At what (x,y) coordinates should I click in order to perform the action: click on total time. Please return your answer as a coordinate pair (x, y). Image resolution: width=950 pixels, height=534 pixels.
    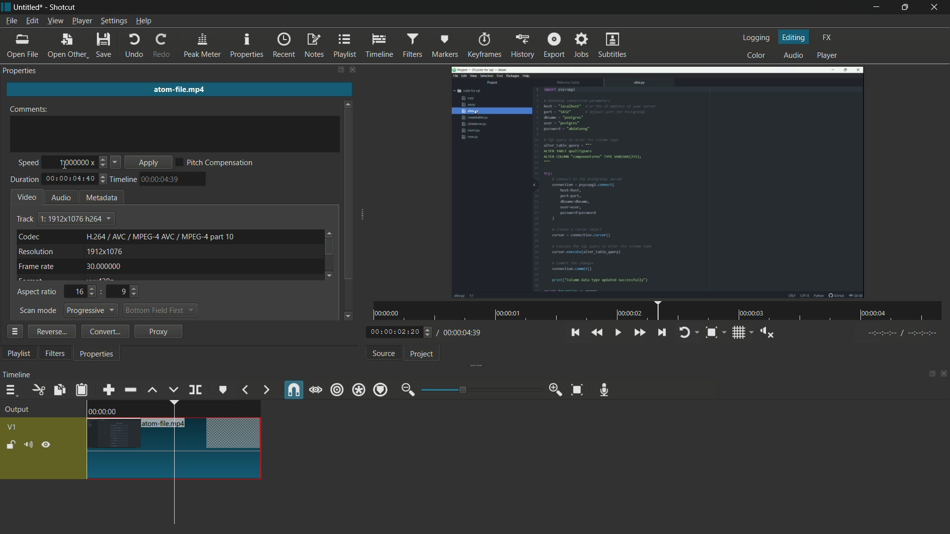
    Looking at the image, I should click on (462, 333).